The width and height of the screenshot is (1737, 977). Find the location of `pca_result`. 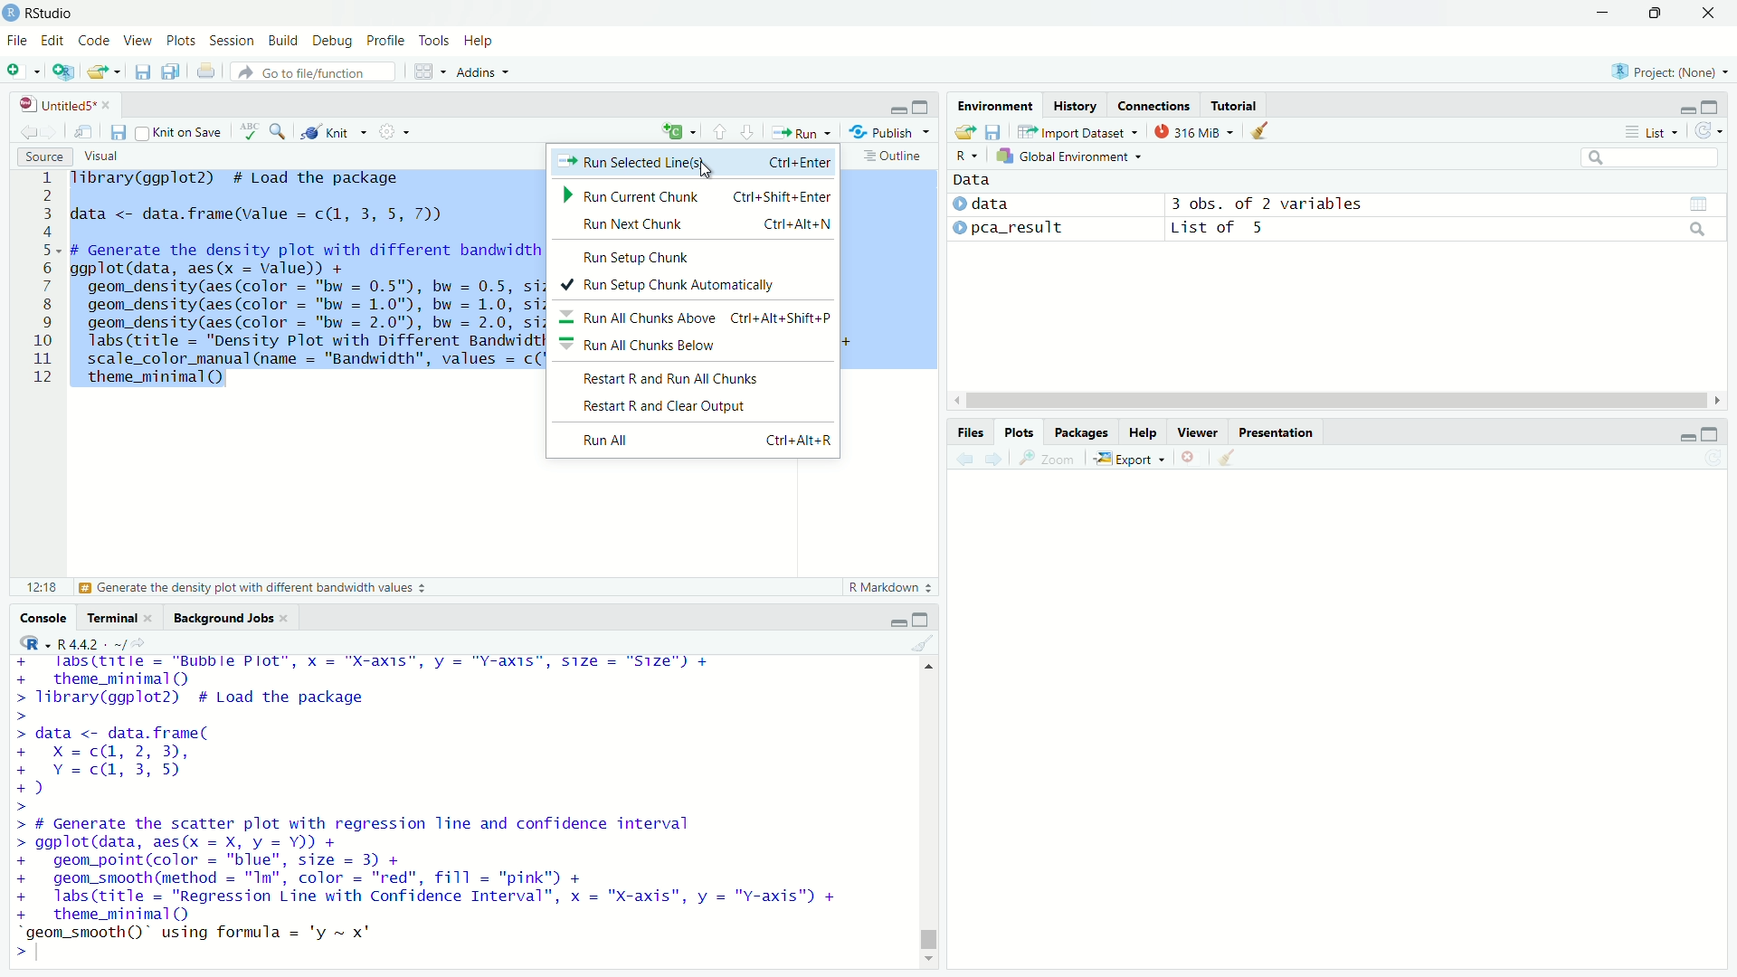

pca_result is located at coordinates (1019, 229).